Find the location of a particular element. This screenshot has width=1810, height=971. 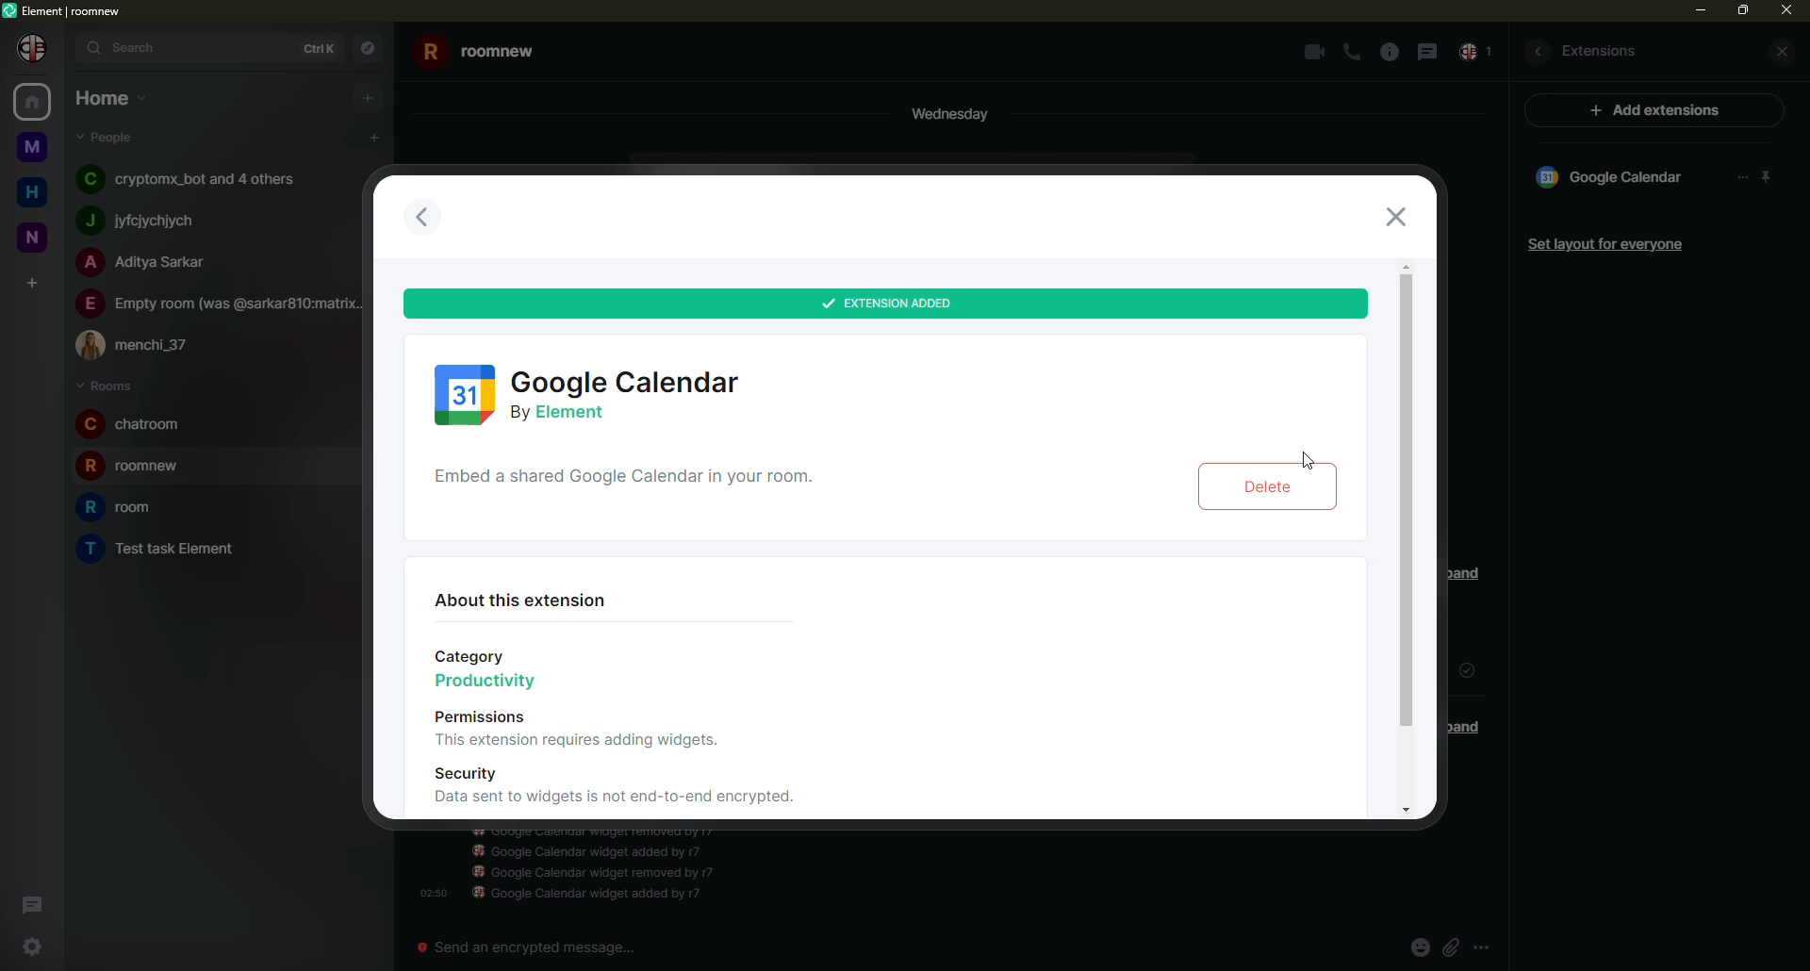

vertical scrollbar is located at coordinates (1799, 513).